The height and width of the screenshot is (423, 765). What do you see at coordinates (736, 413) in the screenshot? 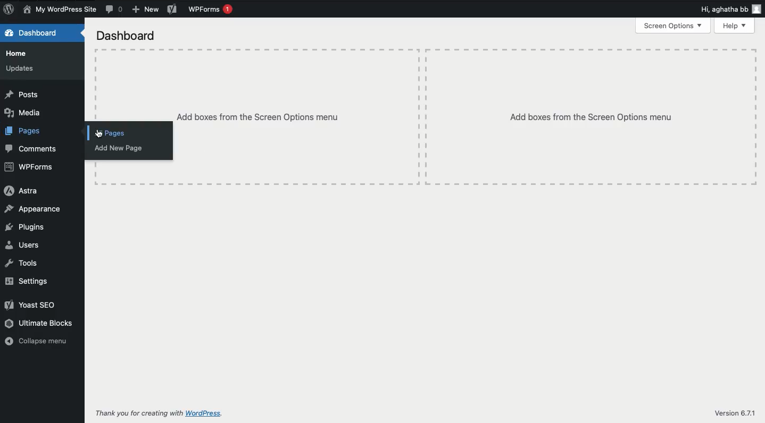
I see `Version 6.7.1` at bounding box center [736, 413].